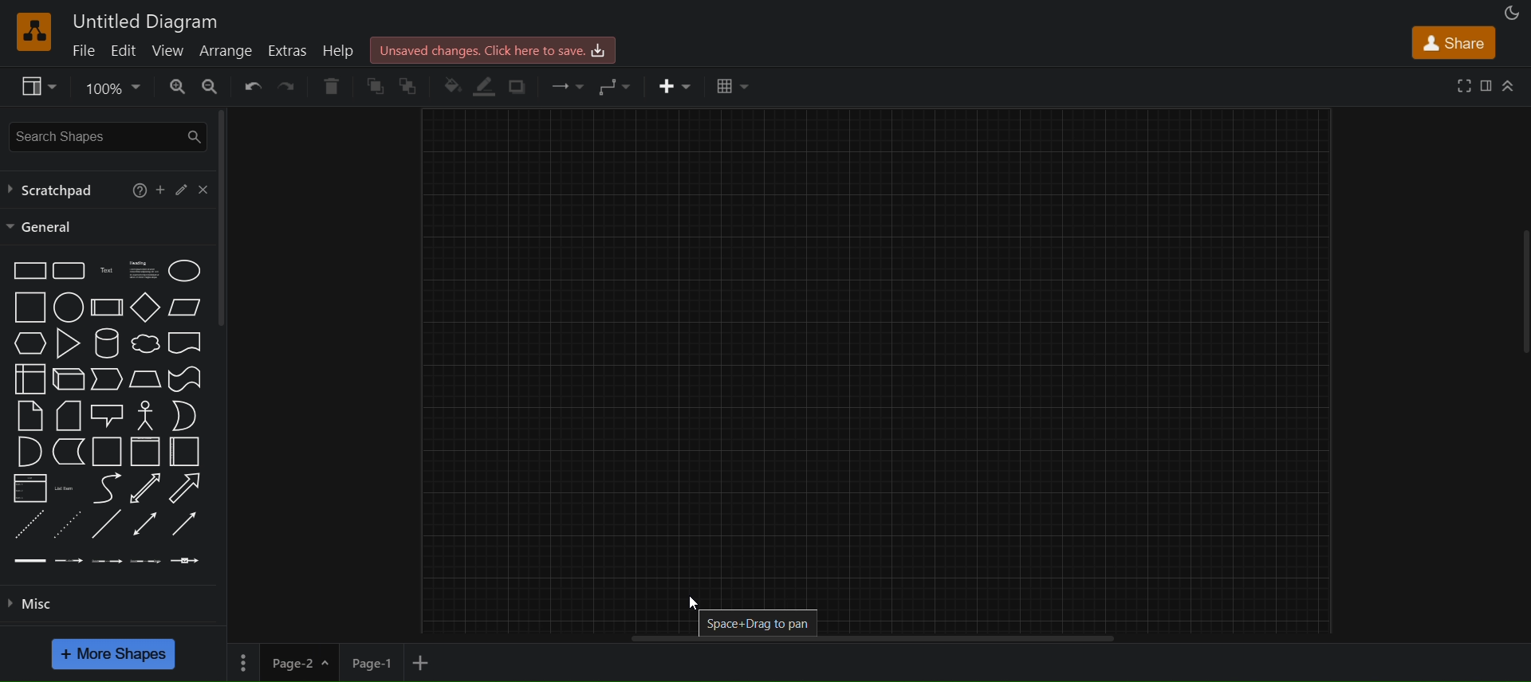  I want to click on document, so click(186, 343).